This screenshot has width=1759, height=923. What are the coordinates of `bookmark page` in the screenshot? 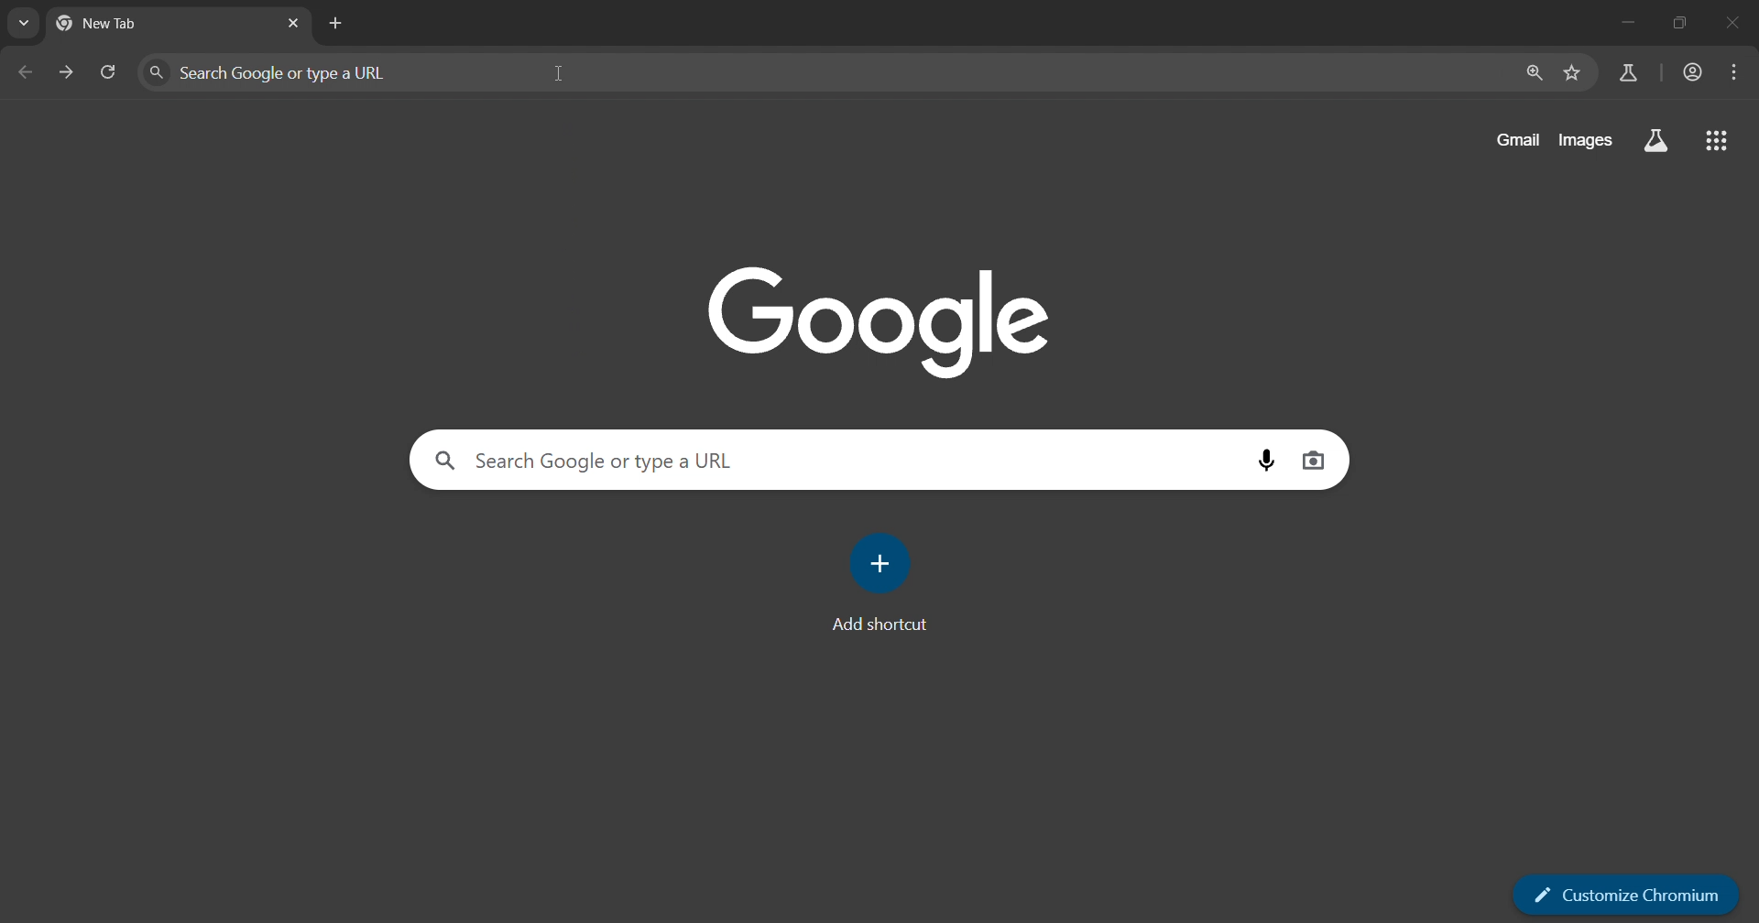 It's located at (1568, 73).